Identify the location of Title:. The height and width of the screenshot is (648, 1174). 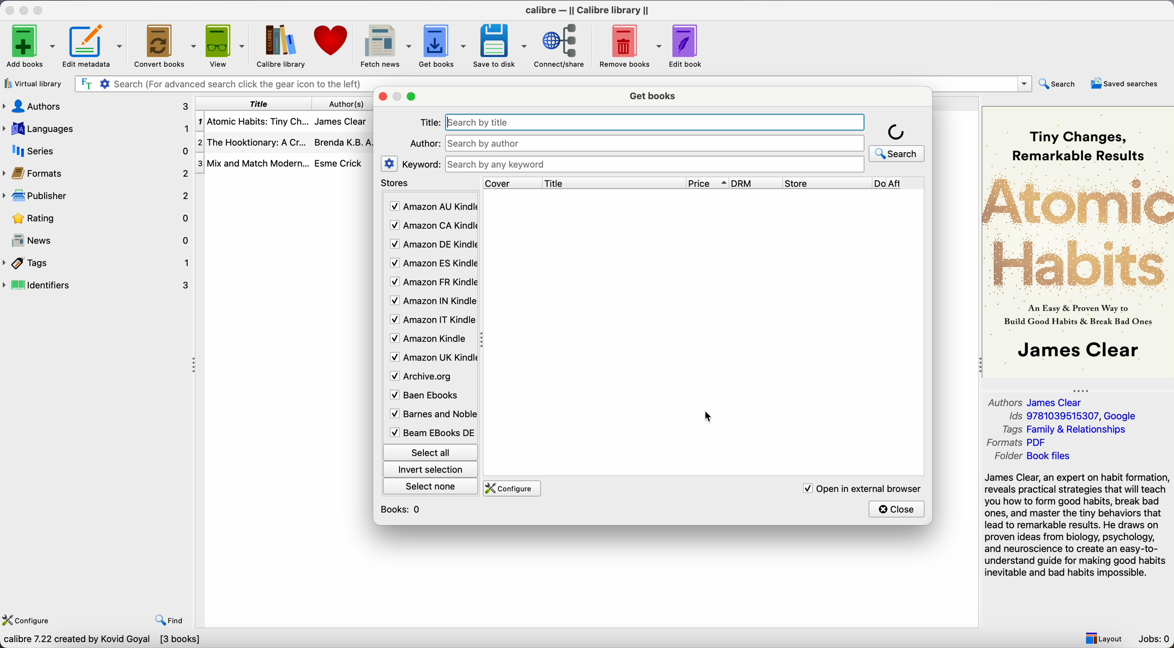
(432, 122).